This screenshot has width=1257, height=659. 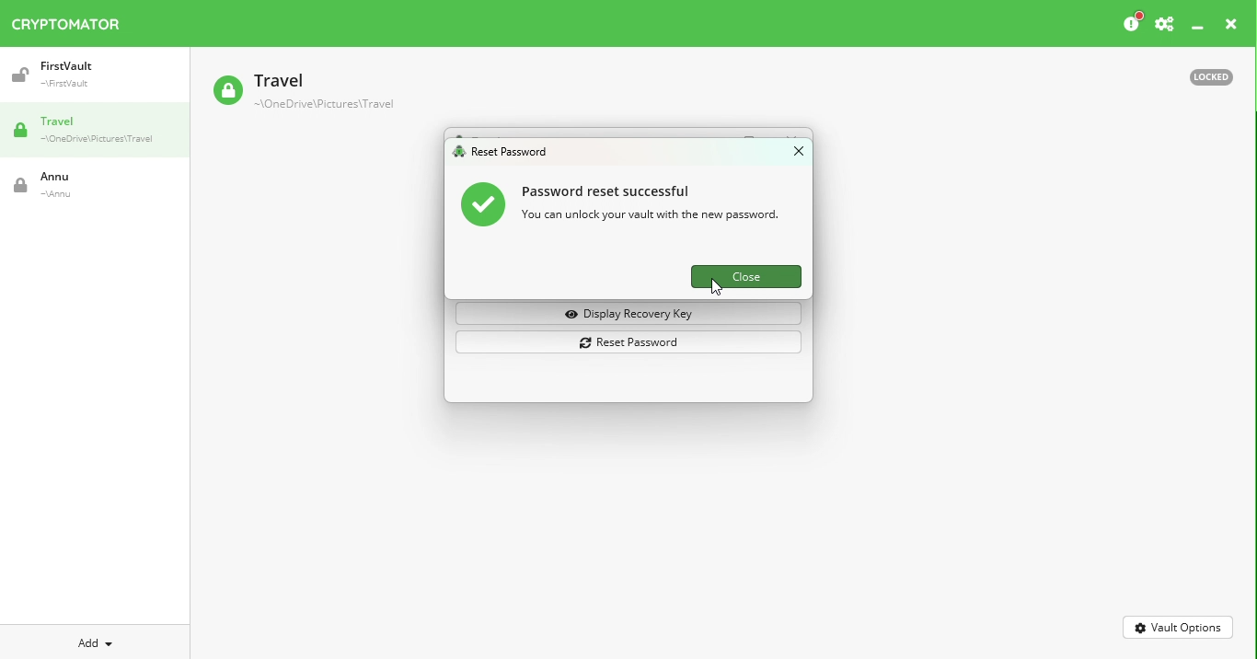 I want to click on Preferences, so click(x=1164, y=25).